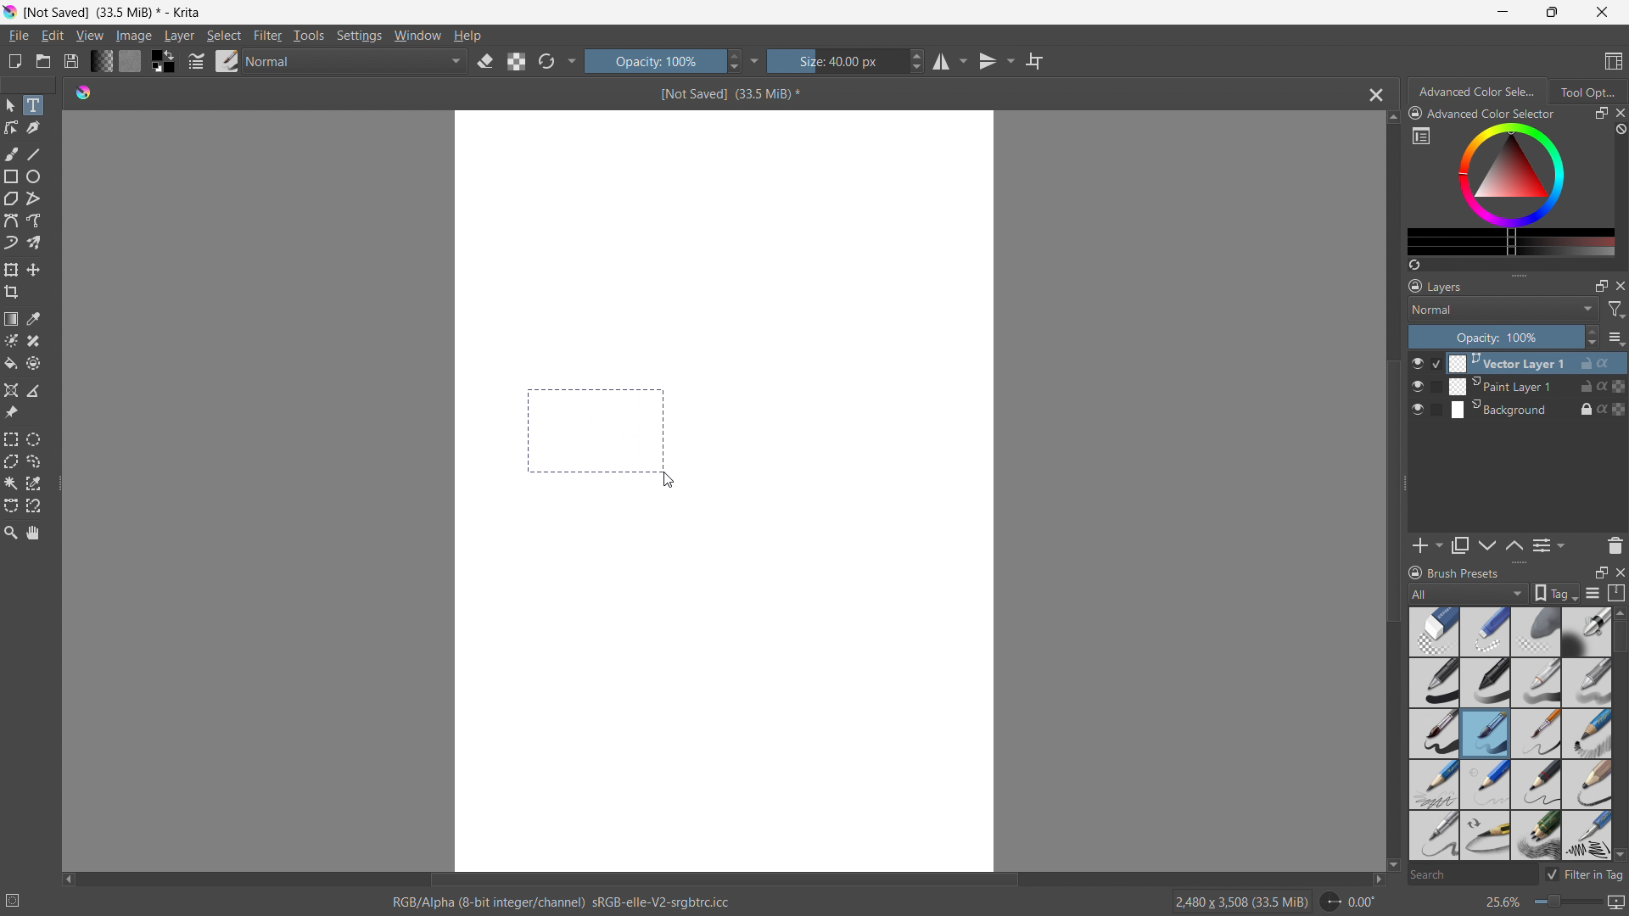 The height and width of the screenshot is (916, 1629). I want to click on dynamic brush tool, so click(11, 243).